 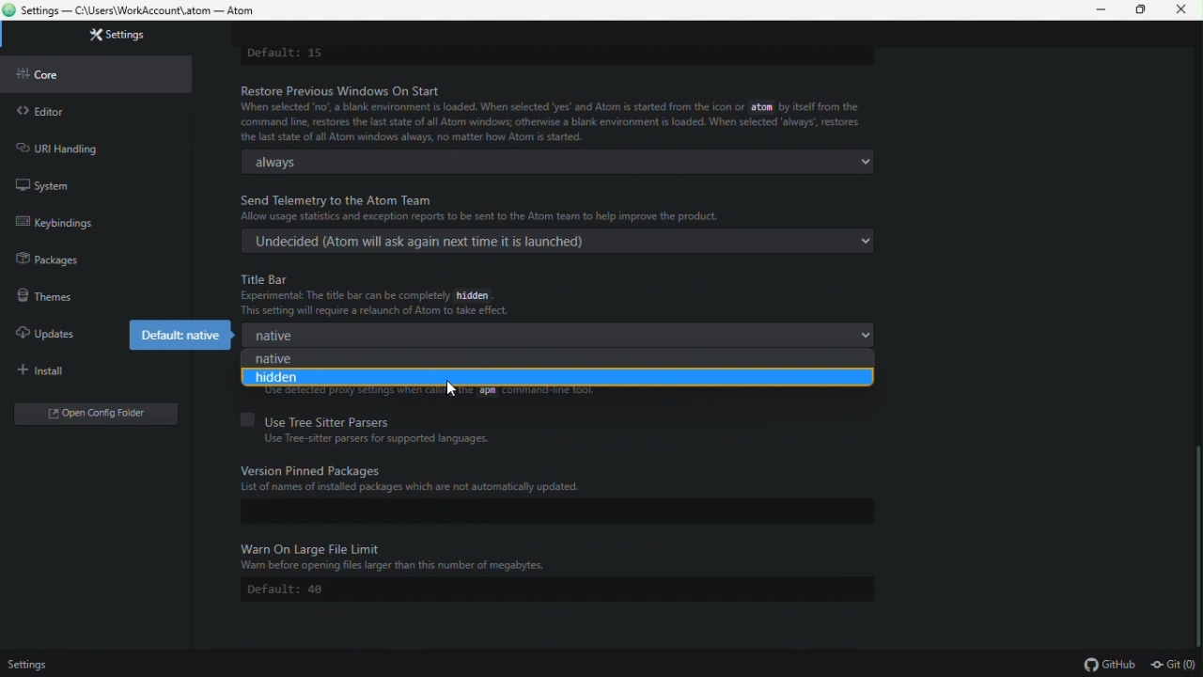 What do you see at coordinates (94, 293) in the screenshot?
I see `themes` at bounding box center [94, 293].